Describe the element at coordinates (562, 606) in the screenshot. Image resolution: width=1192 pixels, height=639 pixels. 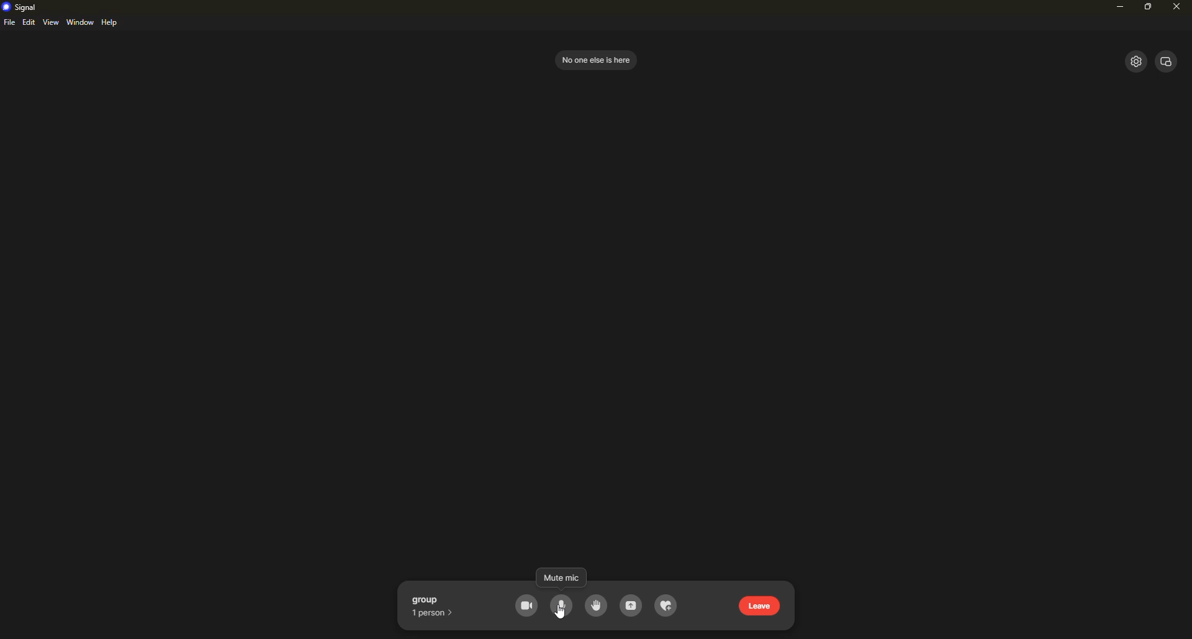
I see `mute mic` at that location.